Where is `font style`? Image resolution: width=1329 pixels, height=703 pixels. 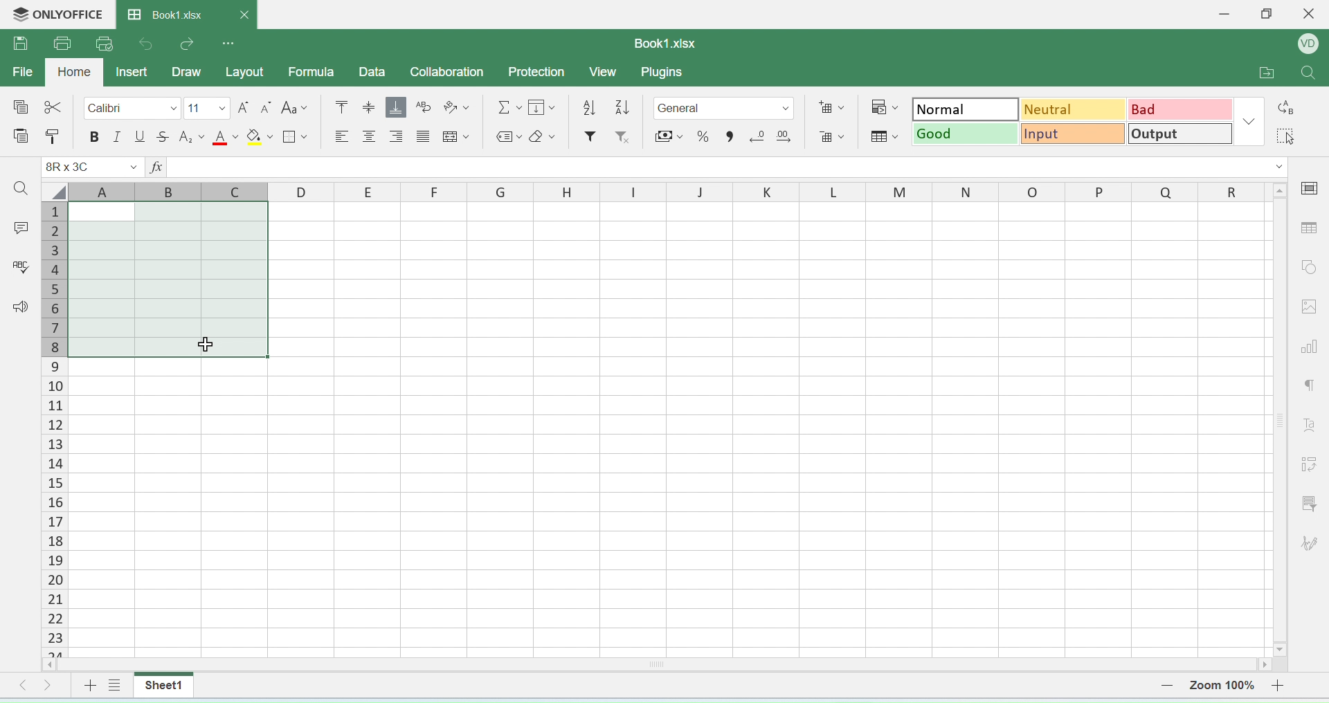 font style is located at coordinates (1308, 428).